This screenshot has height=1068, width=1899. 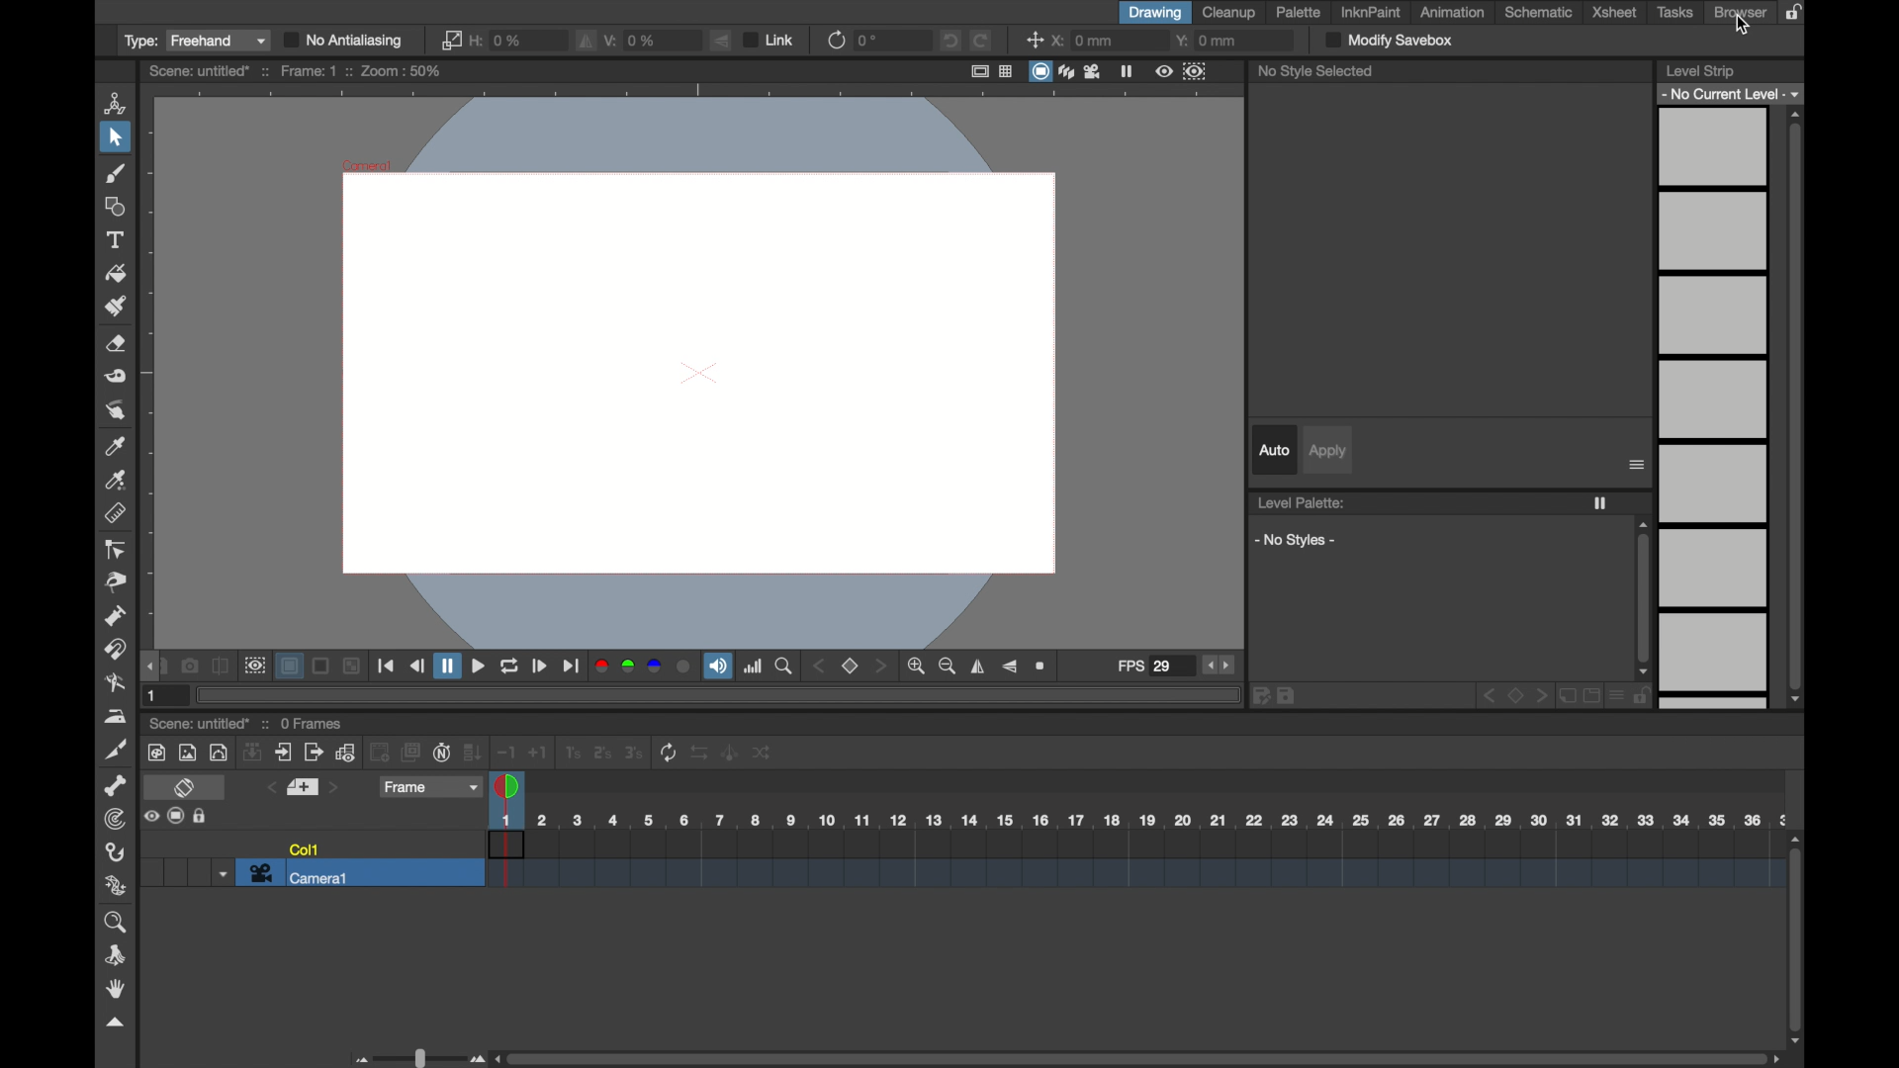 What do you see at coordinates (303, 787) in the screenshot?
I see `set` at bounding box center [303, 787].